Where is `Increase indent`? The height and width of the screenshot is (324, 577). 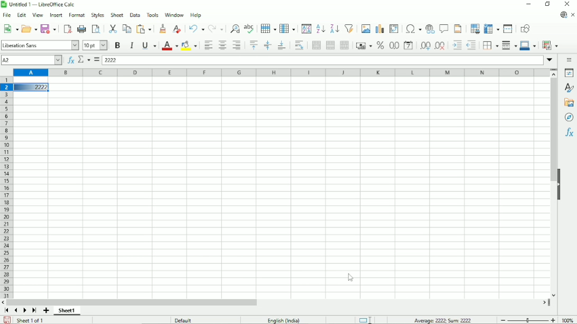 Increase indent is located at coordinates (457, 45).